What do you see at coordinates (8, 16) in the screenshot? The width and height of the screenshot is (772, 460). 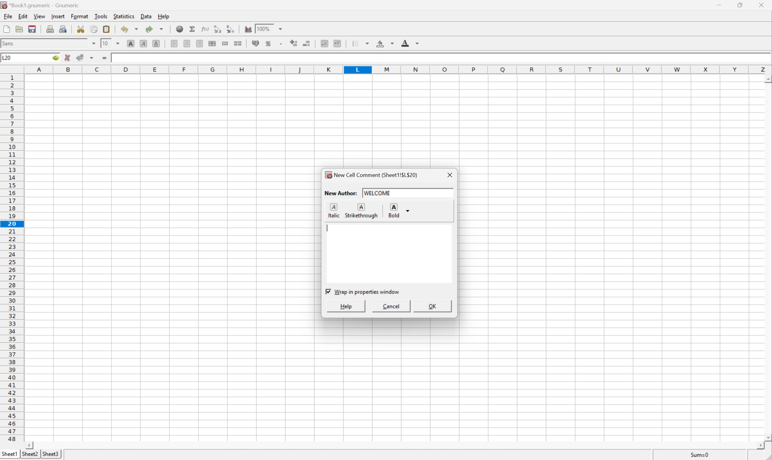 I see `File` at bounding box center [8, 16].